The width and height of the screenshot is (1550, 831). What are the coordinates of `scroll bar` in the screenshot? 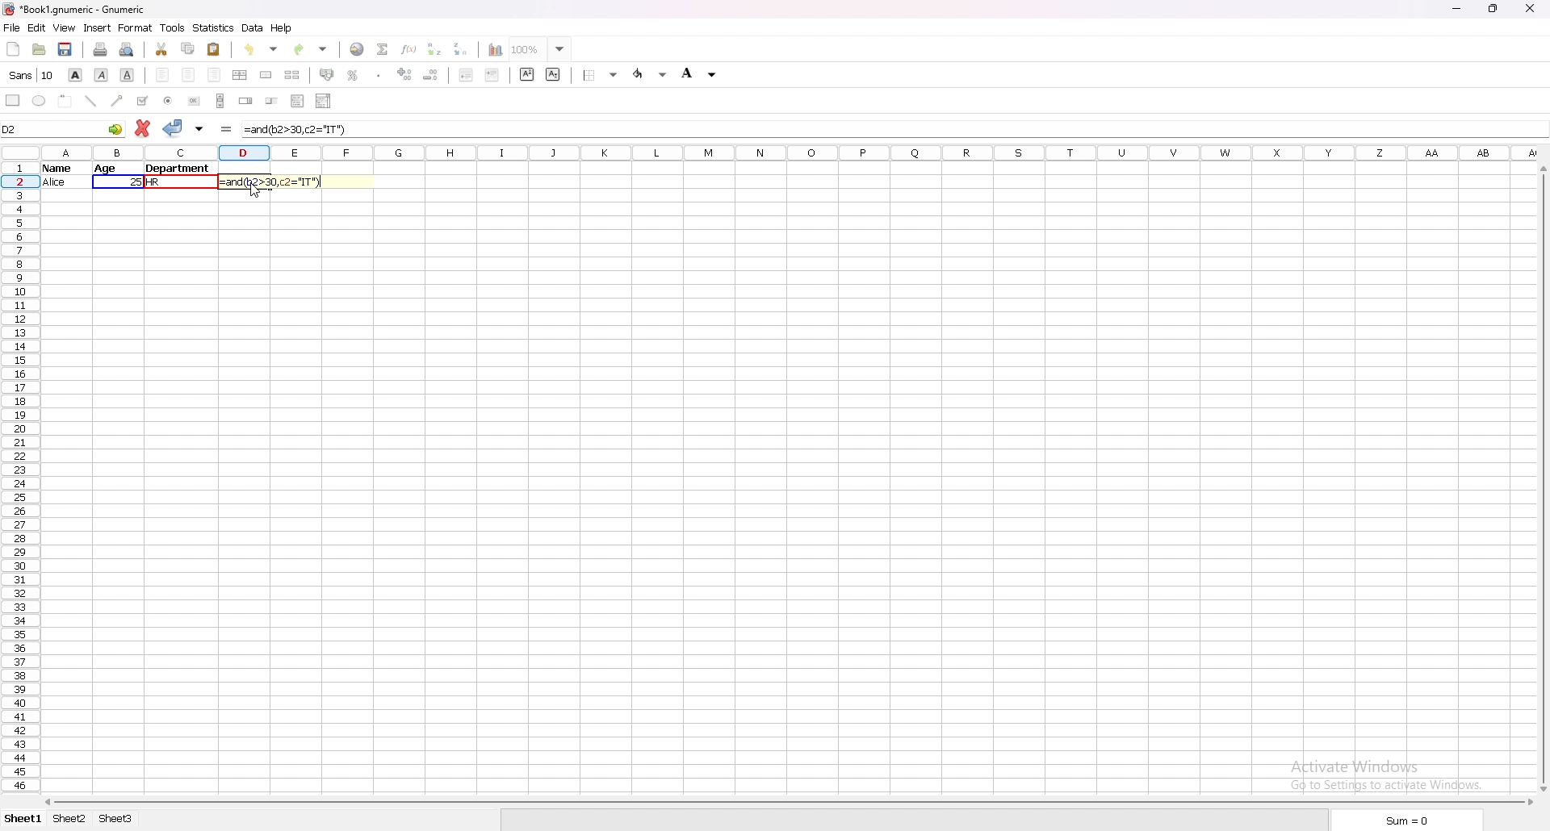 It's located at (1542, 480).